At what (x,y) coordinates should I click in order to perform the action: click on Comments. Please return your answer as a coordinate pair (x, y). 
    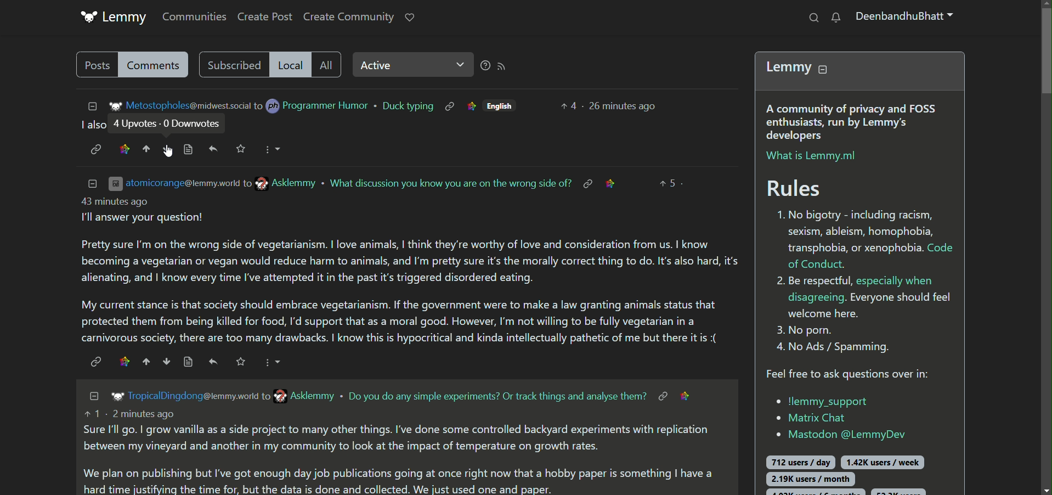
    Looking at the image, I should click on (156, 65).